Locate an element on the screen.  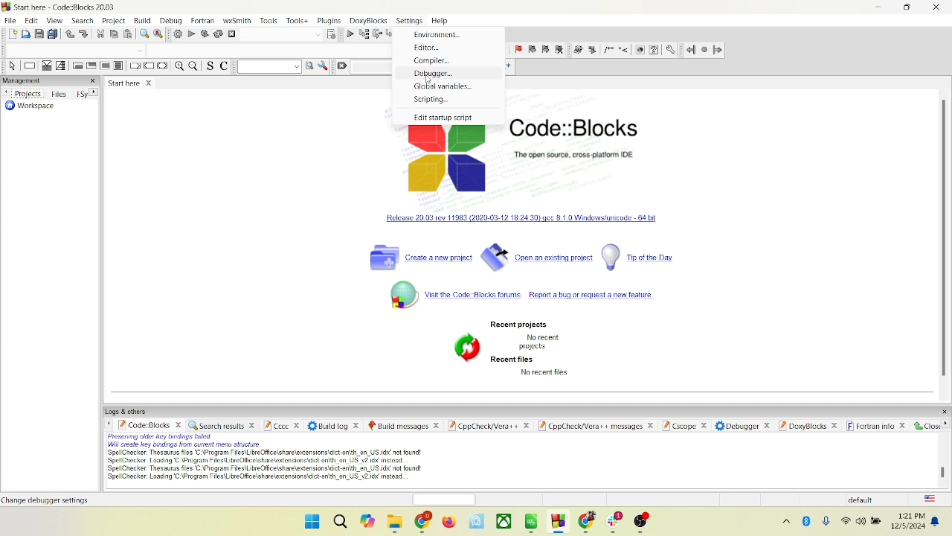
doxyblocks is located at coordinates (369, 20).